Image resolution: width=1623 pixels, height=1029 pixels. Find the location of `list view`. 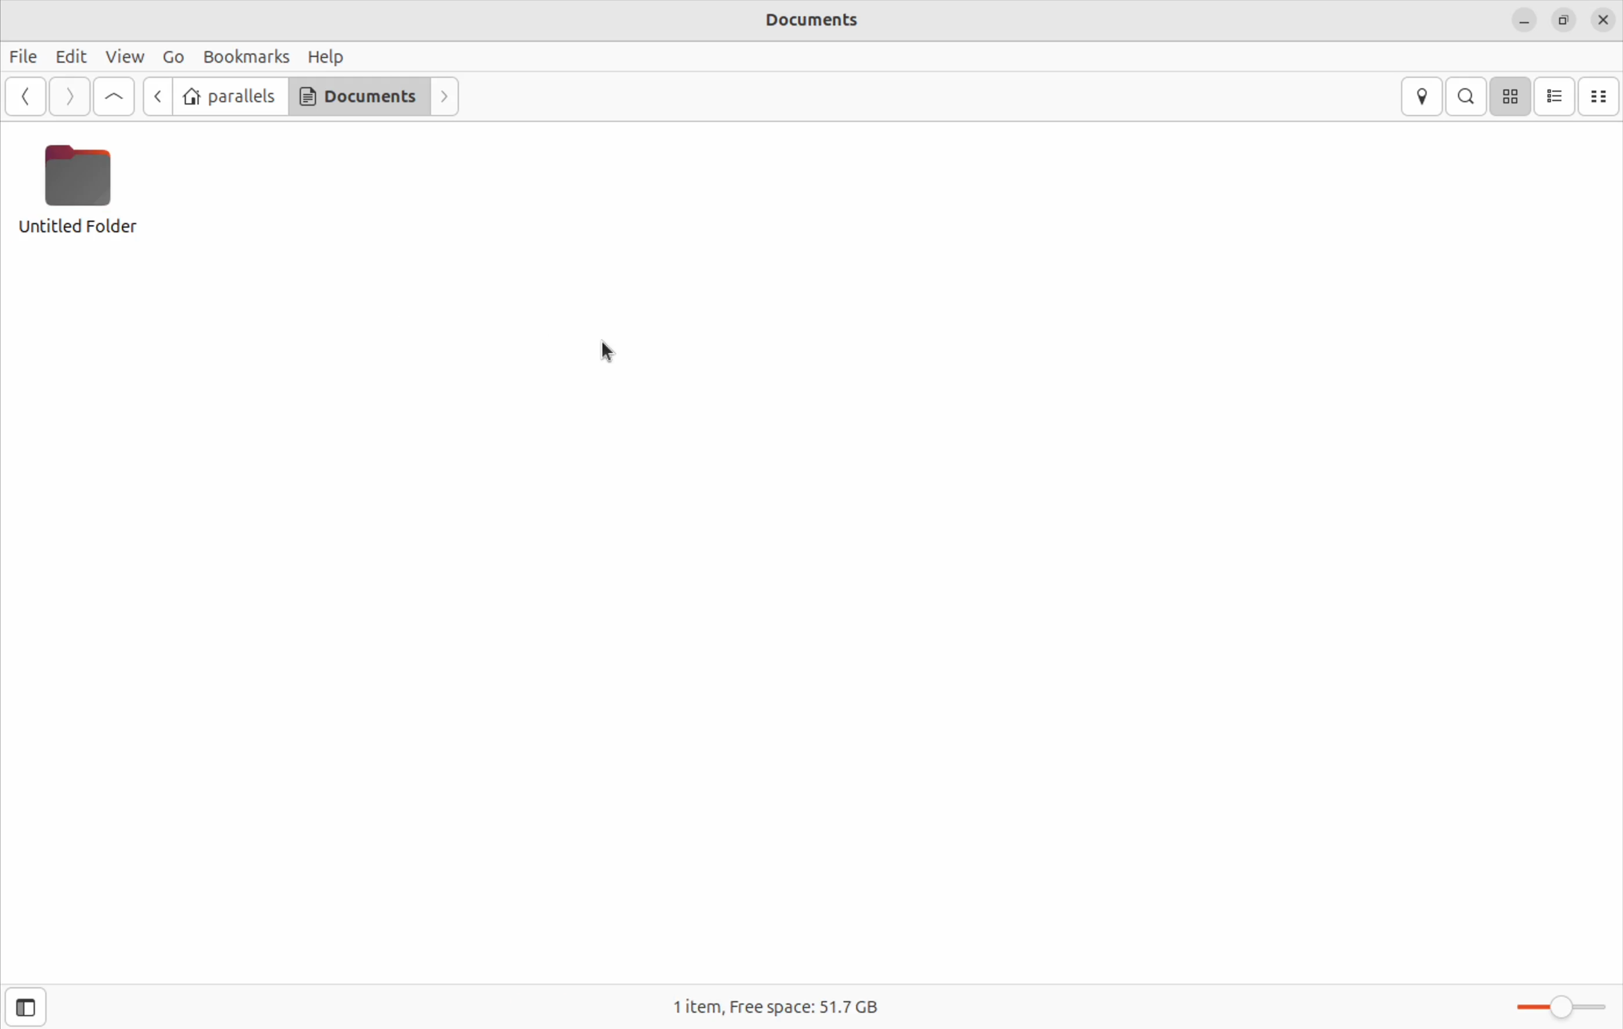

list view is located at coordinates (1558, 94).